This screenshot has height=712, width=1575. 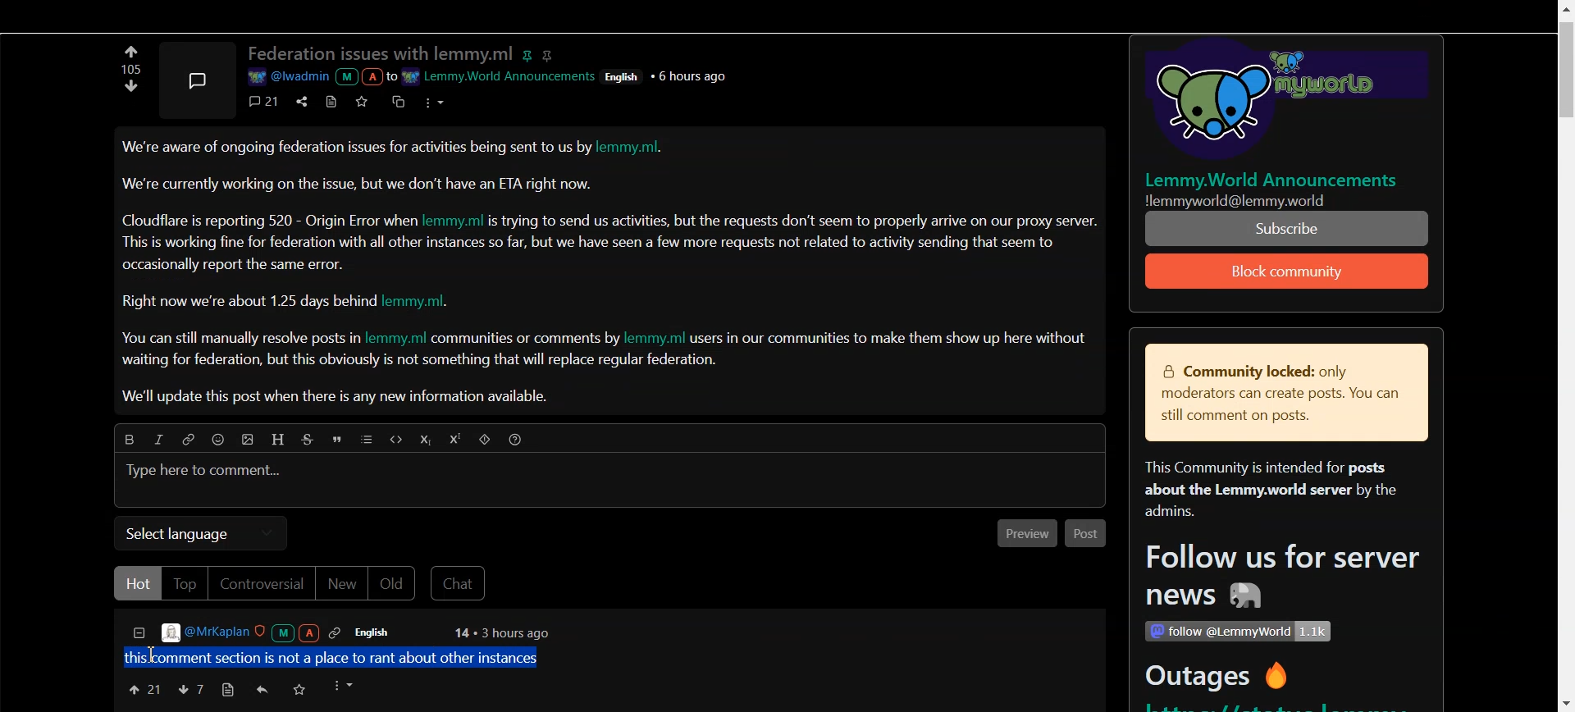 What do you see at coordinates (795, 221) in the screenshot?
I see `s trying to send us activities, but the requests don’t seem to properly arrive on our proxy server.` at bounding box center [795, 221].